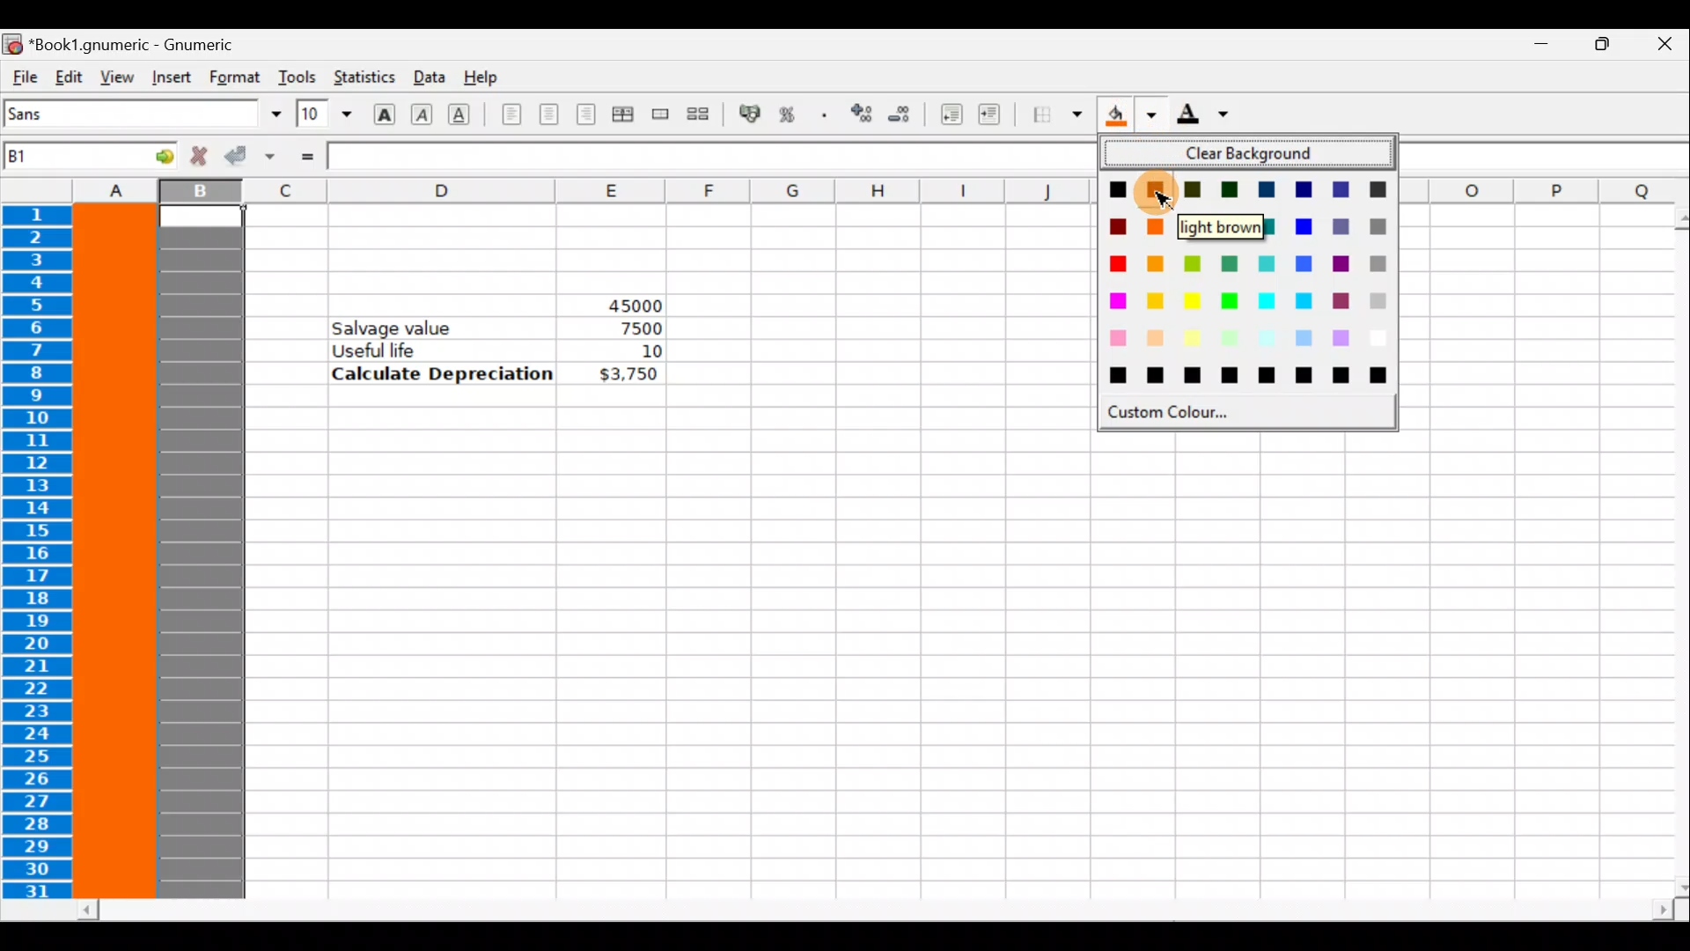 Image resolution: width=1690 pixels, height=951 pixels. Describe the element at coordinates (1255, 154) in the screenshot. I see `Clear background` at that location.